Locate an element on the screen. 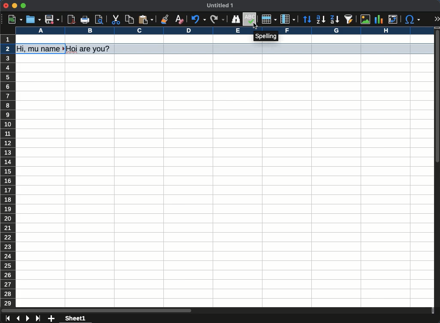  cut is located at coordinates (115, 20).